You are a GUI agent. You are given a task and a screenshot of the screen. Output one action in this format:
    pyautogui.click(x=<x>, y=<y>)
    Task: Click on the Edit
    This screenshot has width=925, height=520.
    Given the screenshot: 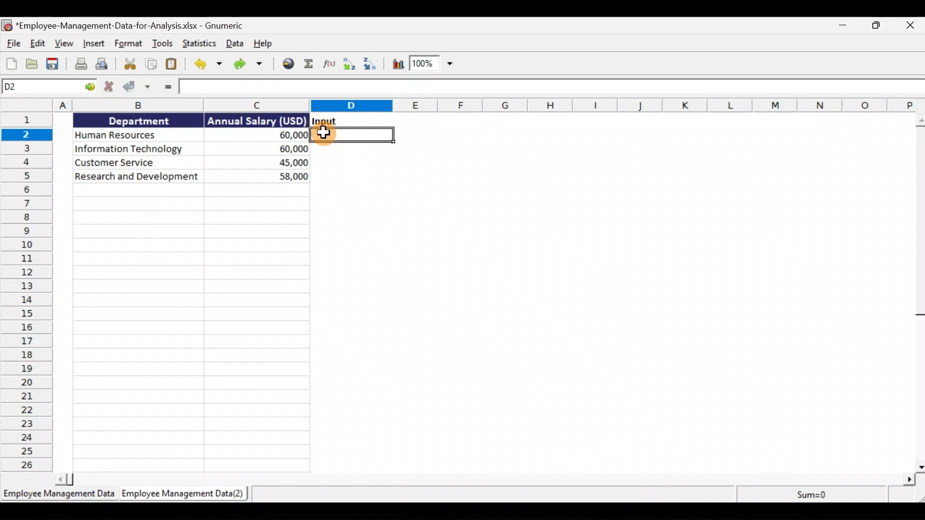 What is the action you would take?
    pyautogui.click(x=39, y=43)
    